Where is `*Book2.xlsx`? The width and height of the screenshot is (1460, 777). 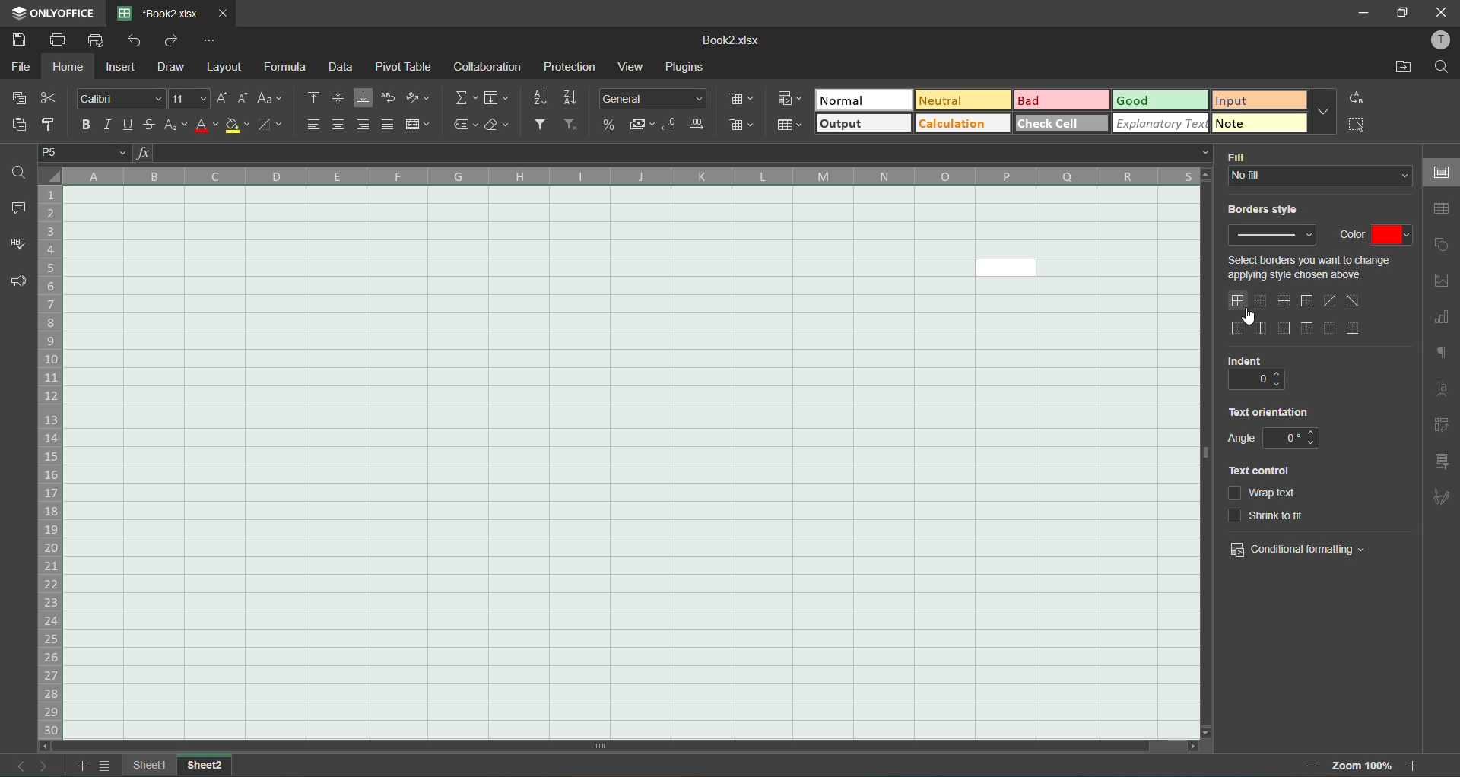
*Book2.xlsx is located at coordinates (160, 11).